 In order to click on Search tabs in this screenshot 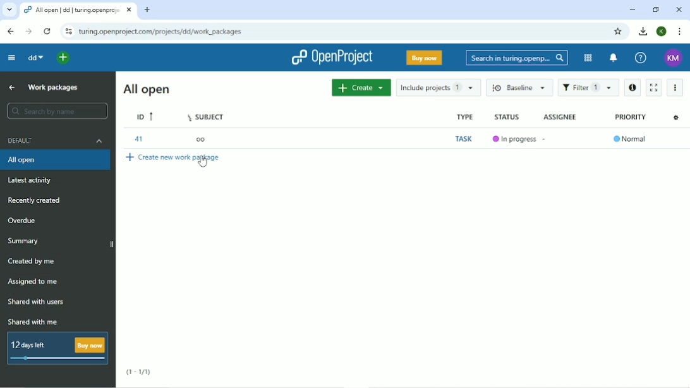, I will do `click(9, 9)`.